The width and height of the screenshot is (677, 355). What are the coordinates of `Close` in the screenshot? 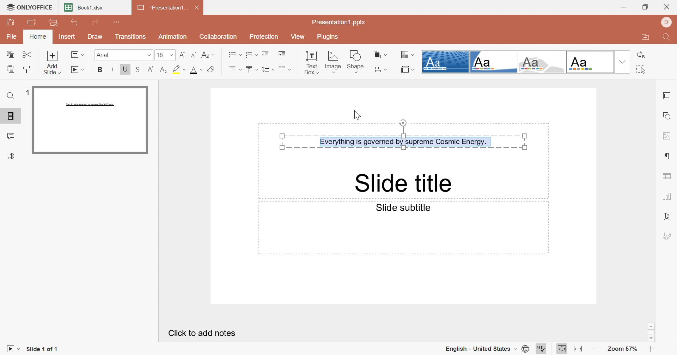 It's located at (668, 7).